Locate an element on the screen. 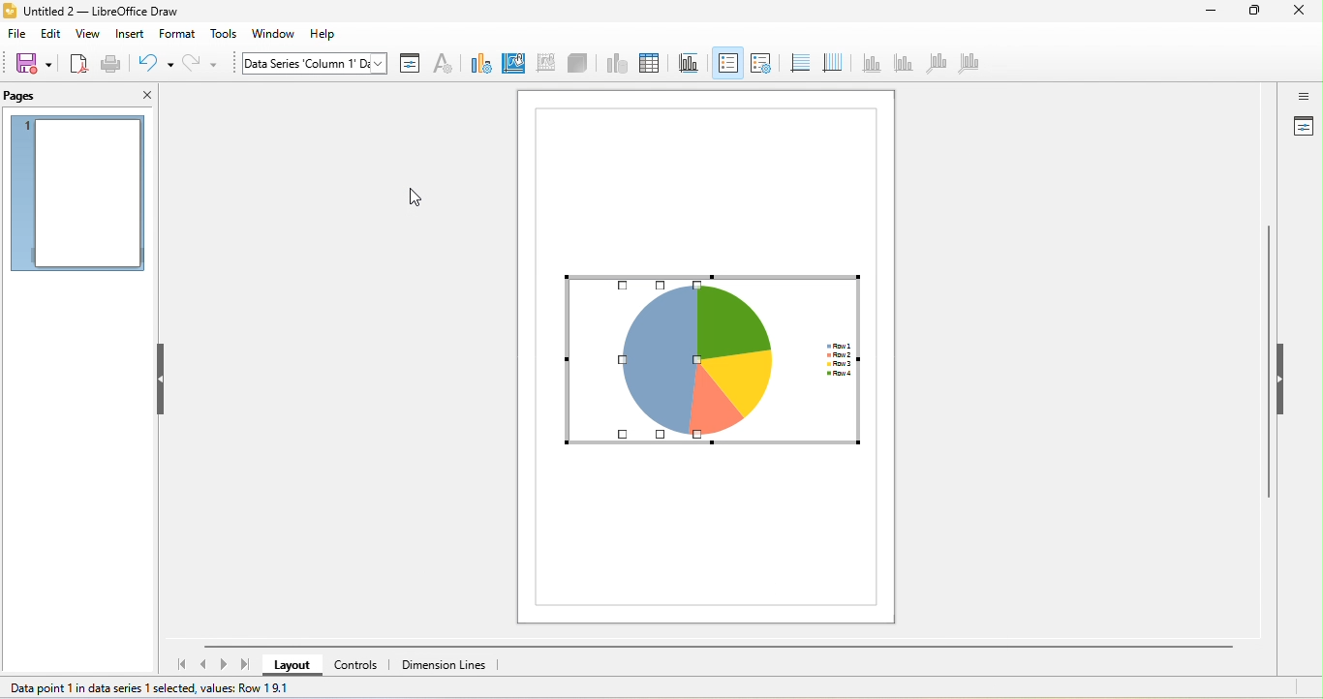  tools is located at coordinates (225, 35).